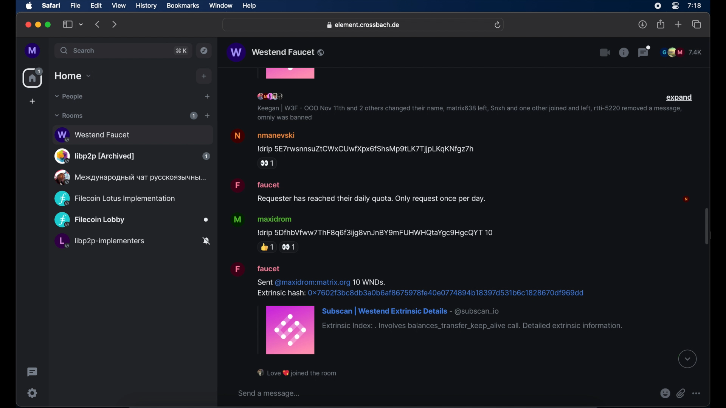 The image size is (726, 408). I want to click on threads, so click(645, 51).